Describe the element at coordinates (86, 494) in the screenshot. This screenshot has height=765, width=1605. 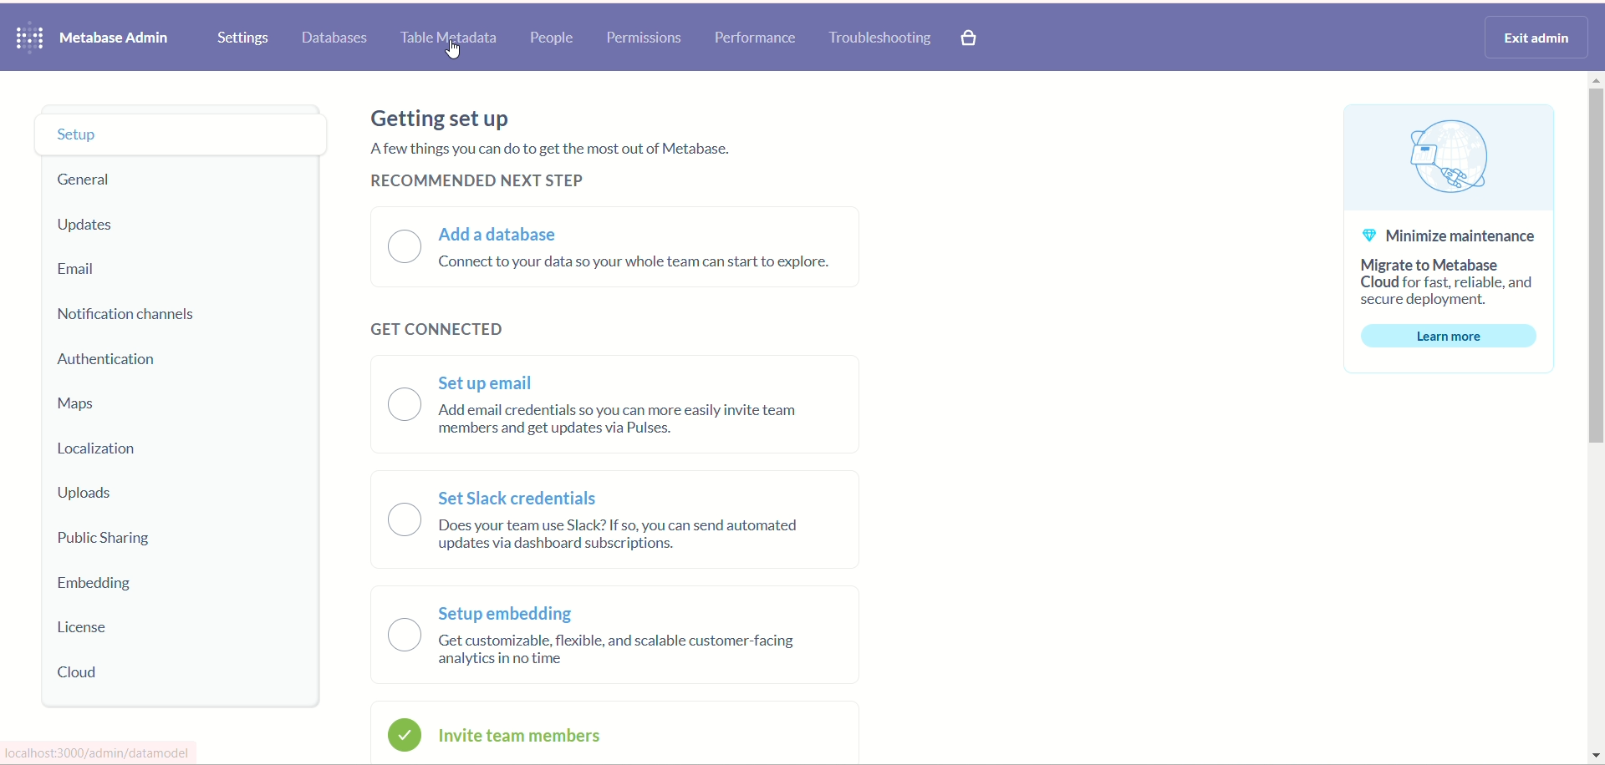
I see `uploads` at that location.